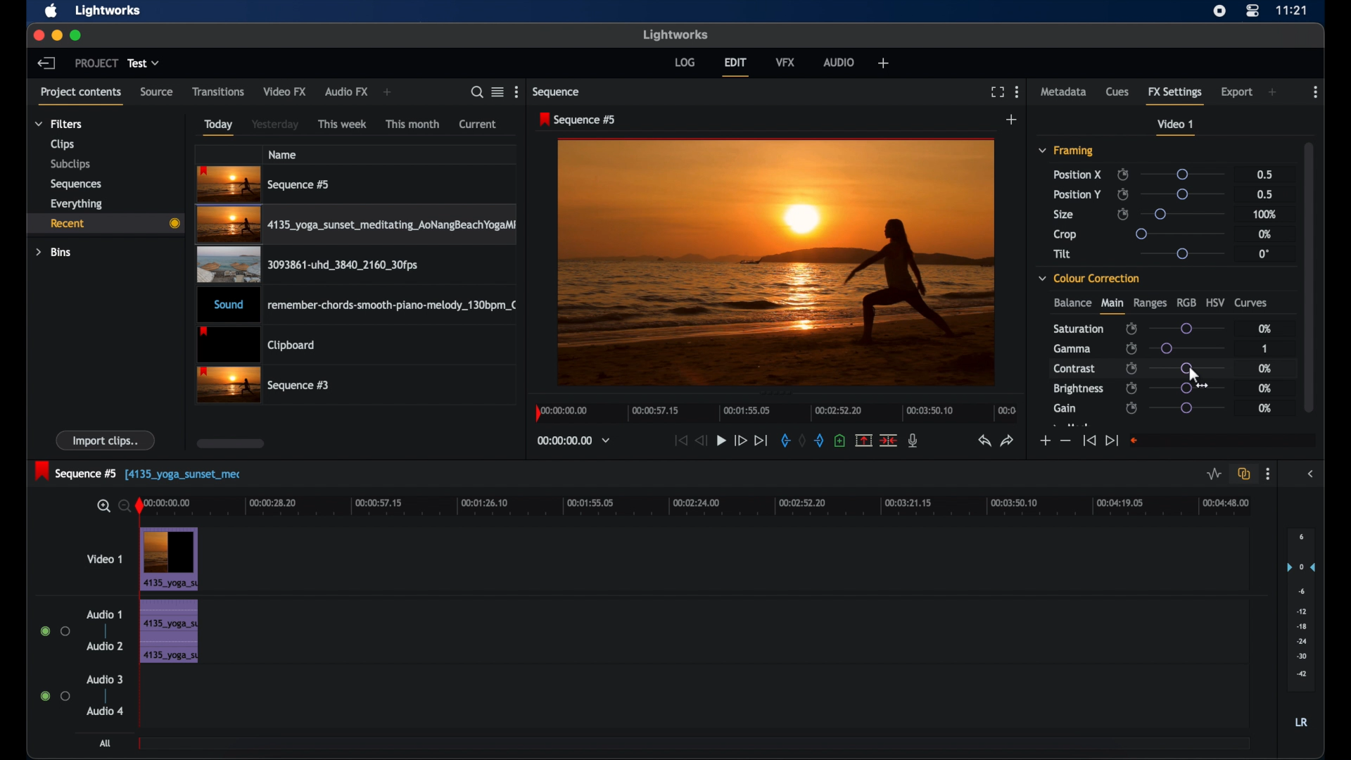 This screenshot has height=760, width=1351. What do you see at coordinates (1186, 301) in the screenshot?
I see `rgb` at bounding box center [1186, 301].